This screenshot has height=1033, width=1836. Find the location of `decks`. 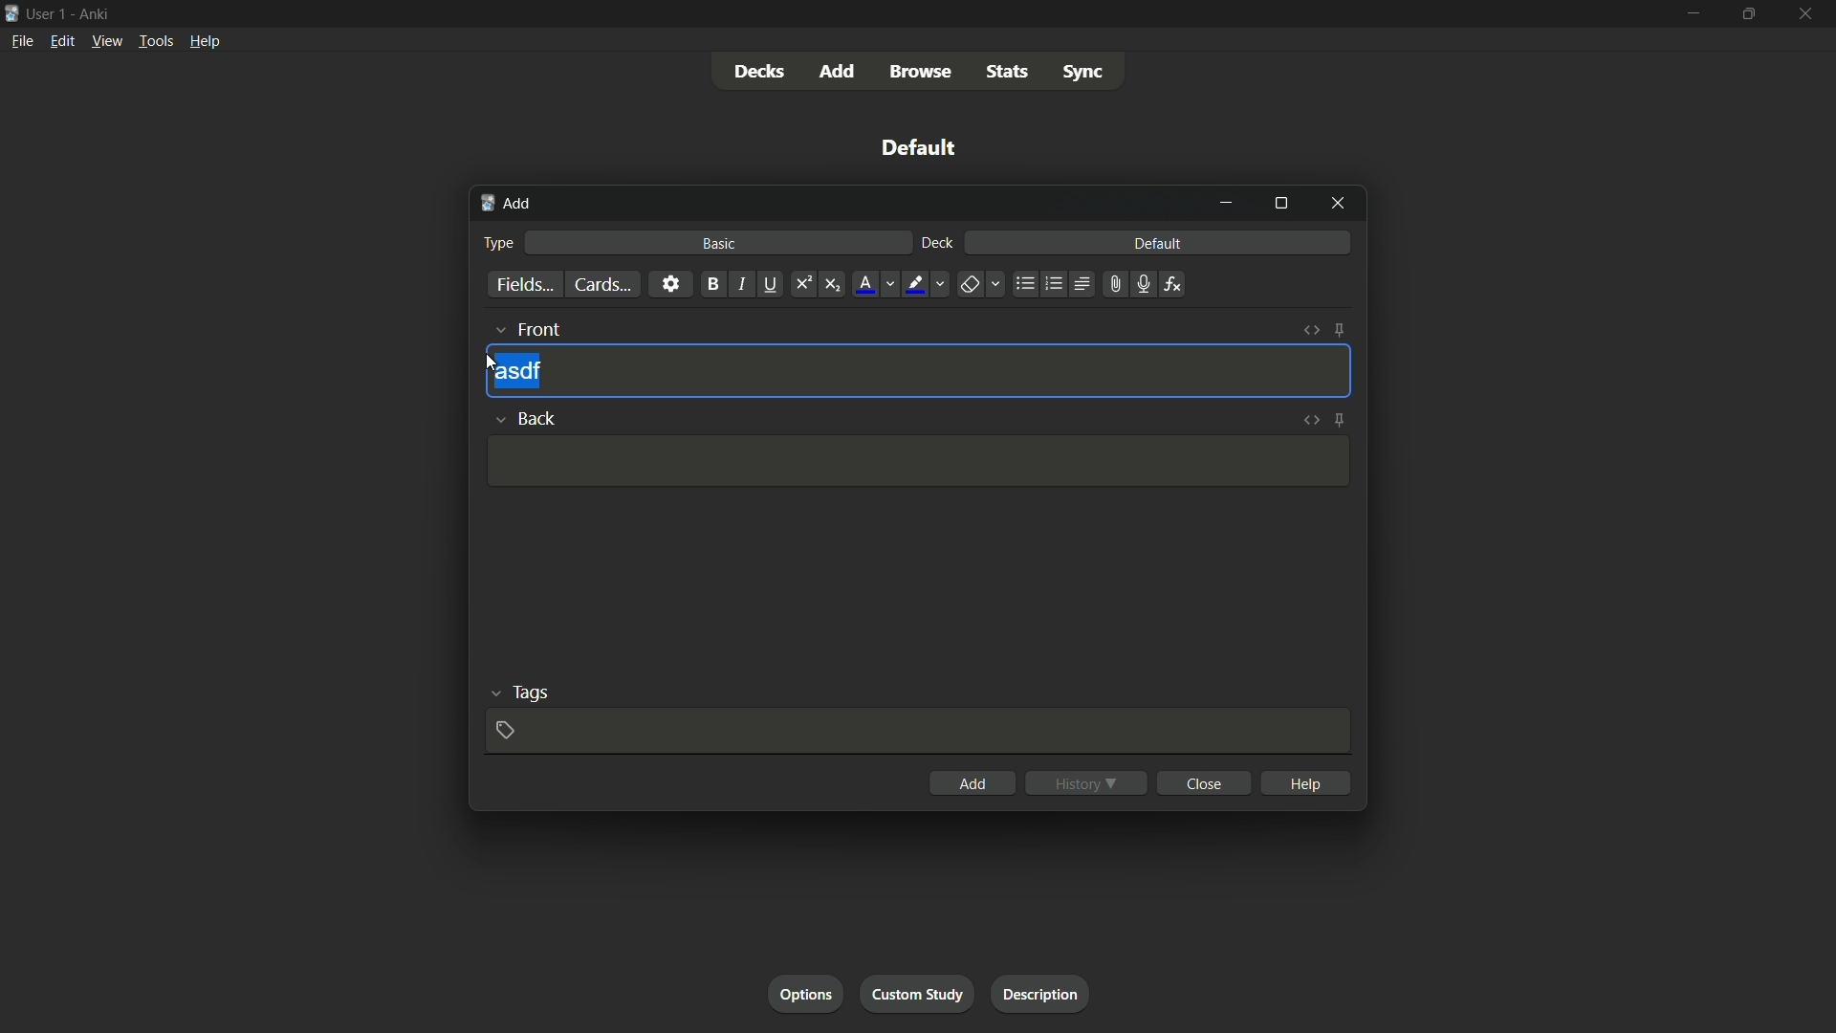

decks is located at coordinates (761, 70).